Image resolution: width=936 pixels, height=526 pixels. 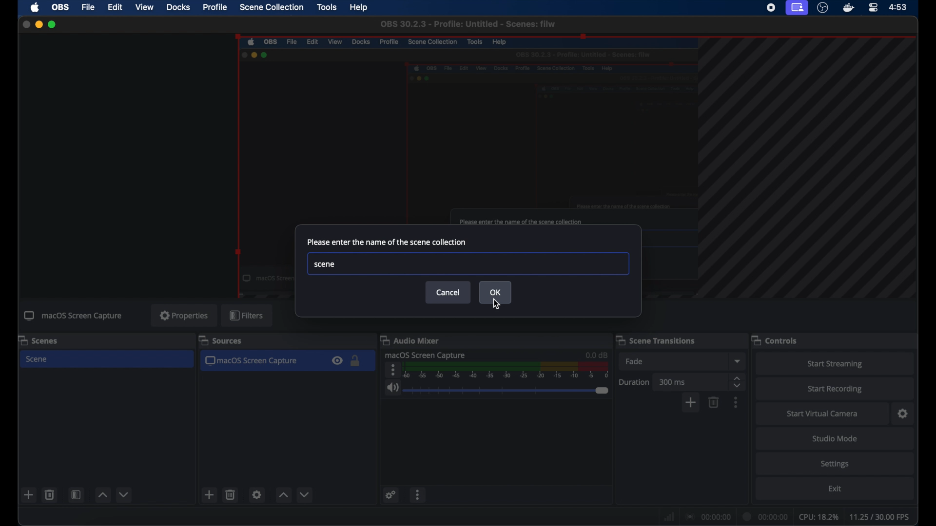 What do you see at coordinates (76, 495) in the screenshot?
I see `open scene filter` at bounding box center [76, 495].